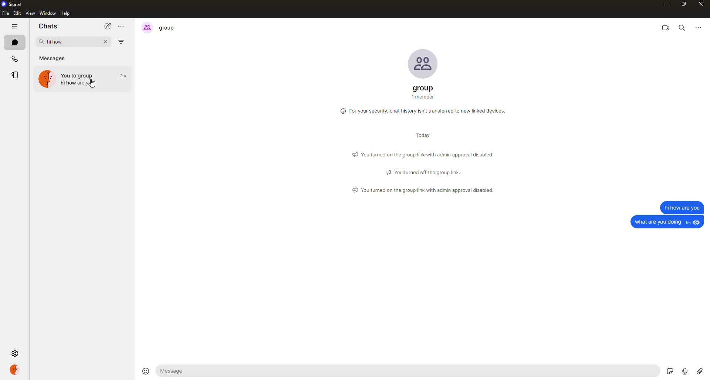 The width and height of the screenshot is (710, 380). What do you see at coordinates (122, 42) in the screenshot?
I see `filter` at bounding box center [122, 42].